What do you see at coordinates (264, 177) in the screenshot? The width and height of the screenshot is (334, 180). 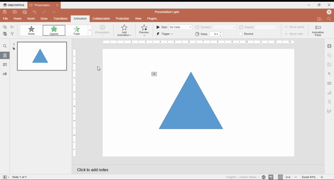 I see `set project language` at bounding box center [264, 177].